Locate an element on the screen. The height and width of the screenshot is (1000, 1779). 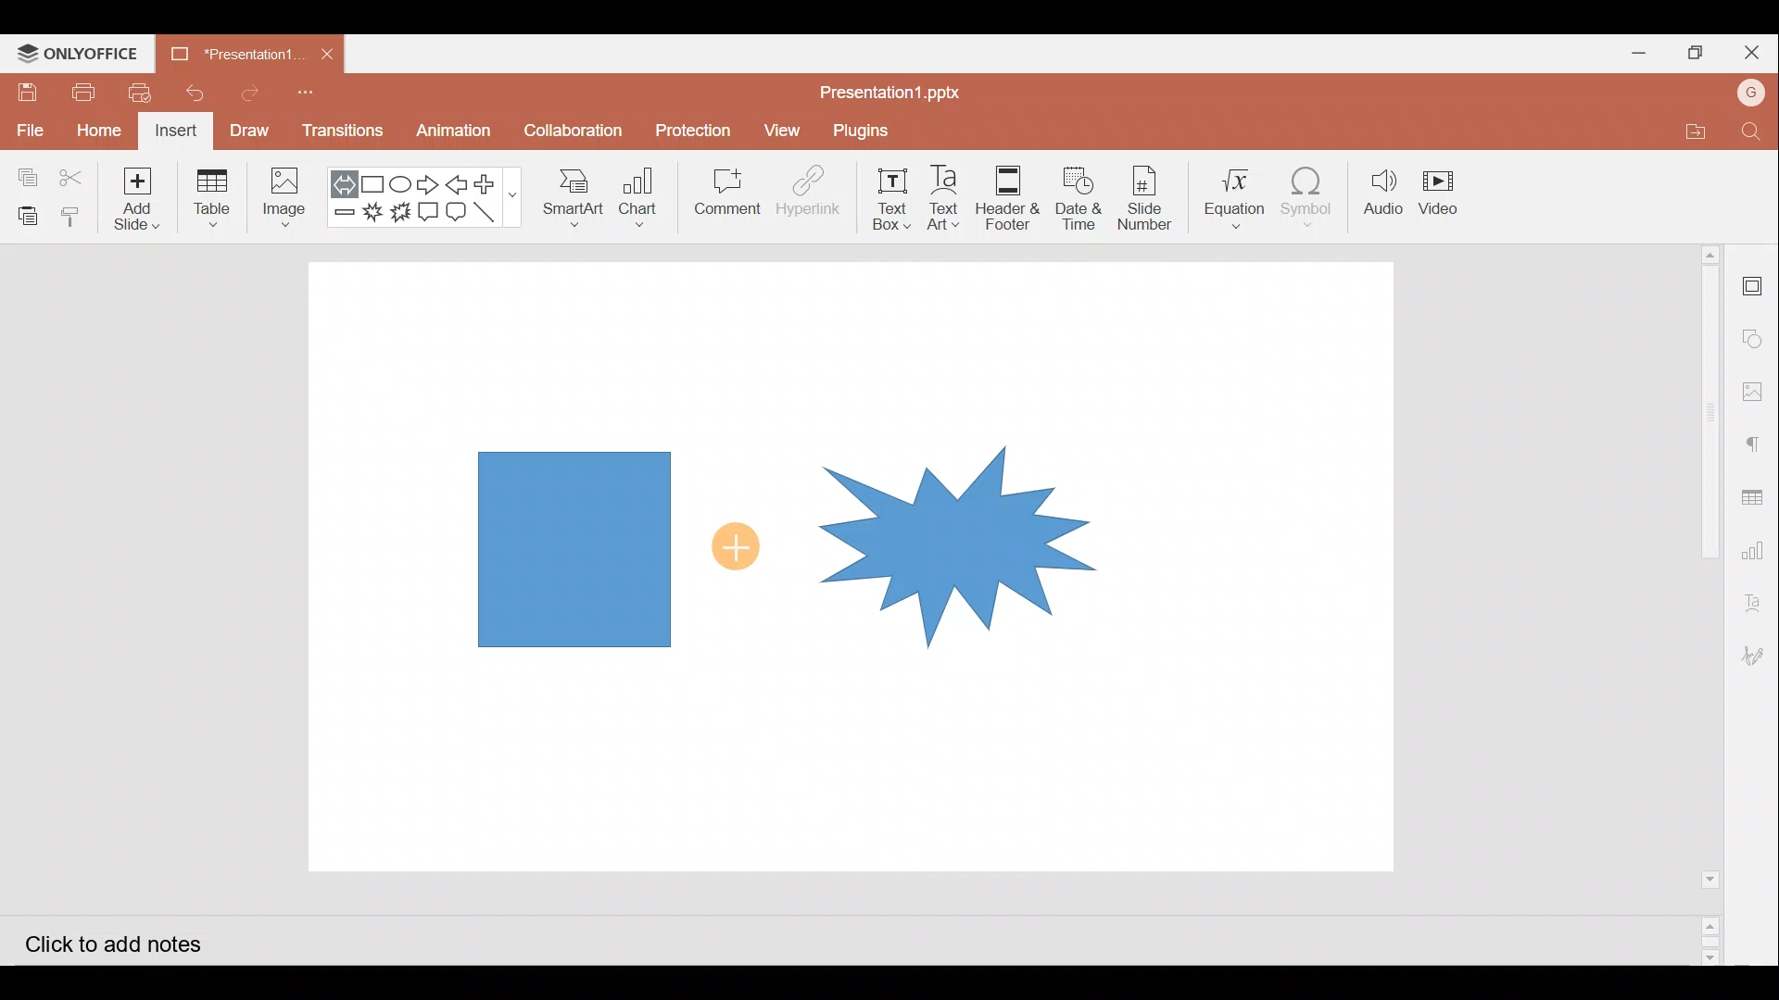
Copy style is located at coordinates (77, 217).